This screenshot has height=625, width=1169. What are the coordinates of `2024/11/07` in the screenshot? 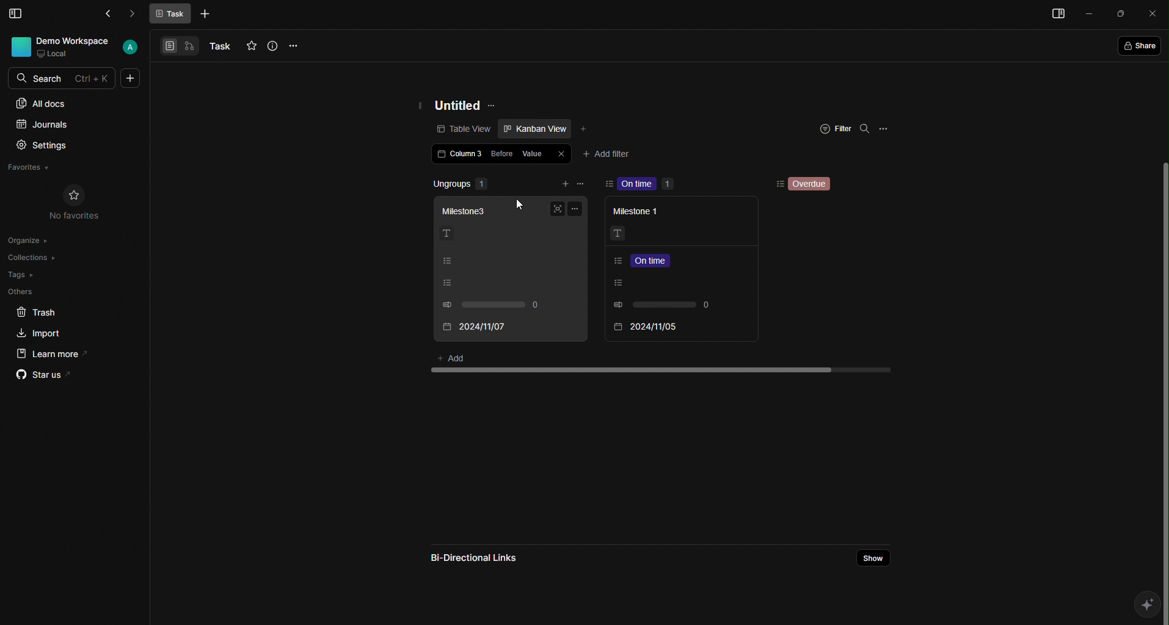 It's located at (646, 327).